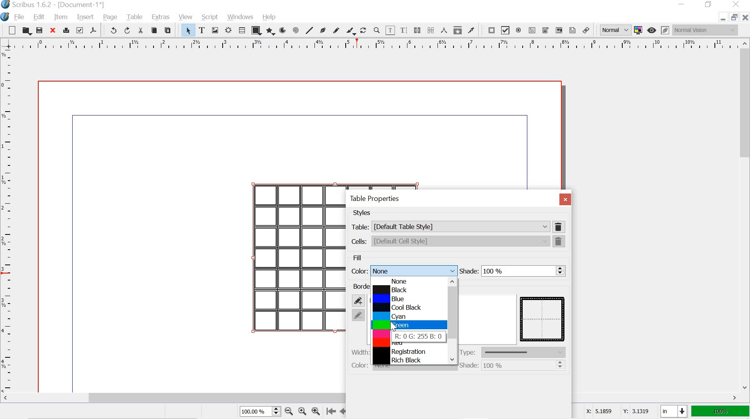 This screenshot has width=750, height=419. What do you see at coordinates (402, 357) in the screenshot?
I see `Registration Rich Black` at bounding box center [402, 357].